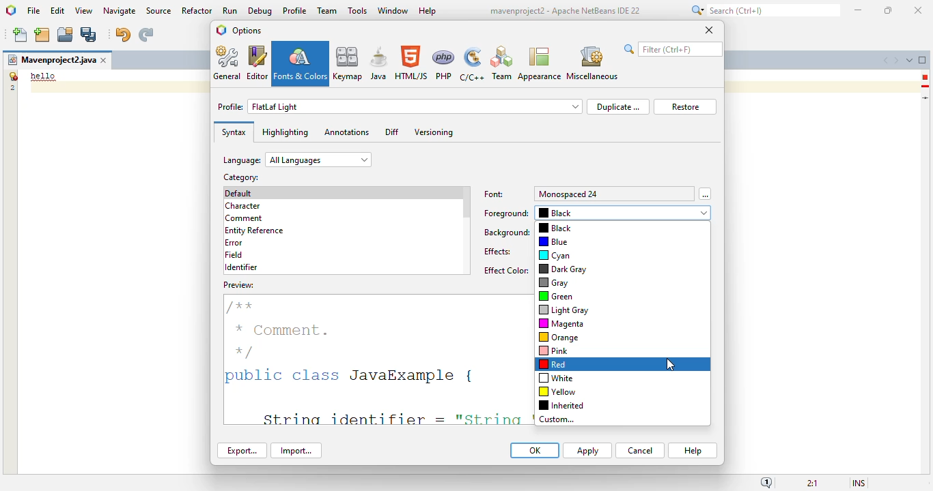  What do you see at coordinates (373, 353) in the screenshot?
I see `/**  * Comment,  */ public class JavaExample {              String identifier - "string" + + '-' + 1.2;  }` at bounding box center [373, 353].